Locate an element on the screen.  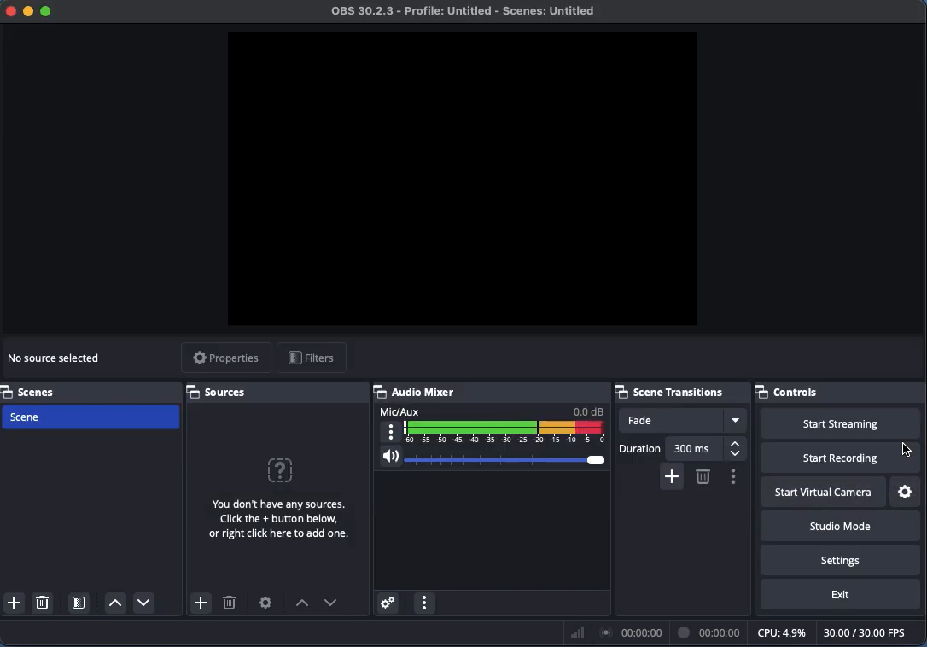
No source selected is located at coordinates (56, 359).